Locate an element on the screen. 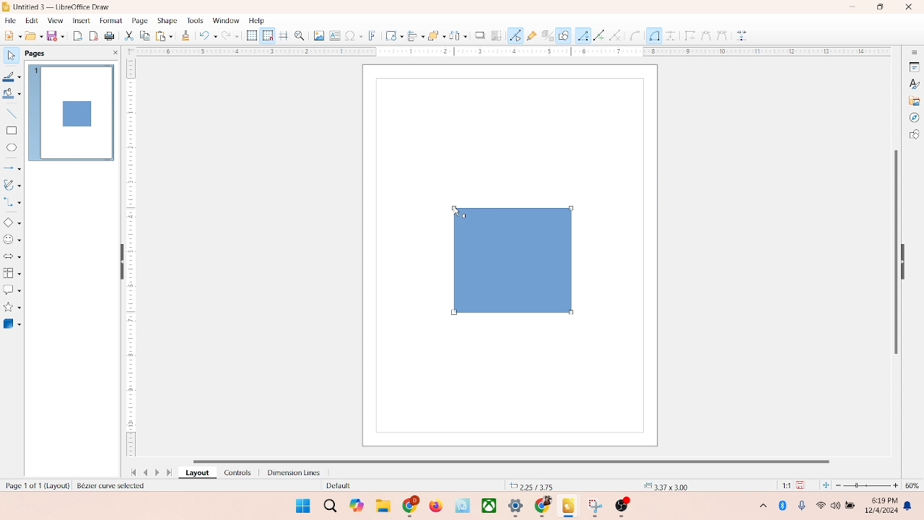 The height and width of the screenshot is (520, 924). print is located at coordinates (111, 37).